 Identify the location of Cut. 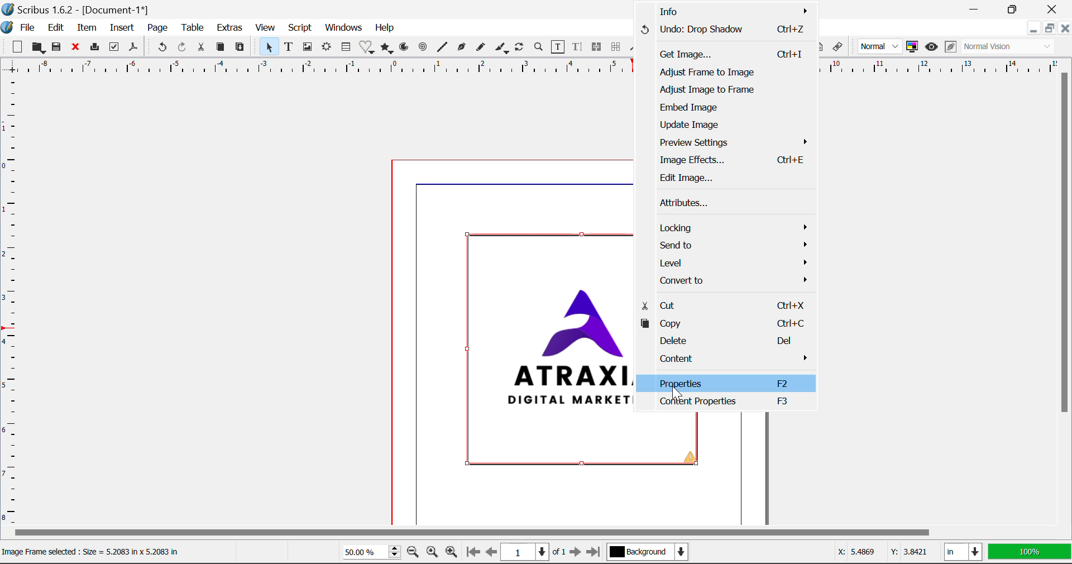
(201, 48).